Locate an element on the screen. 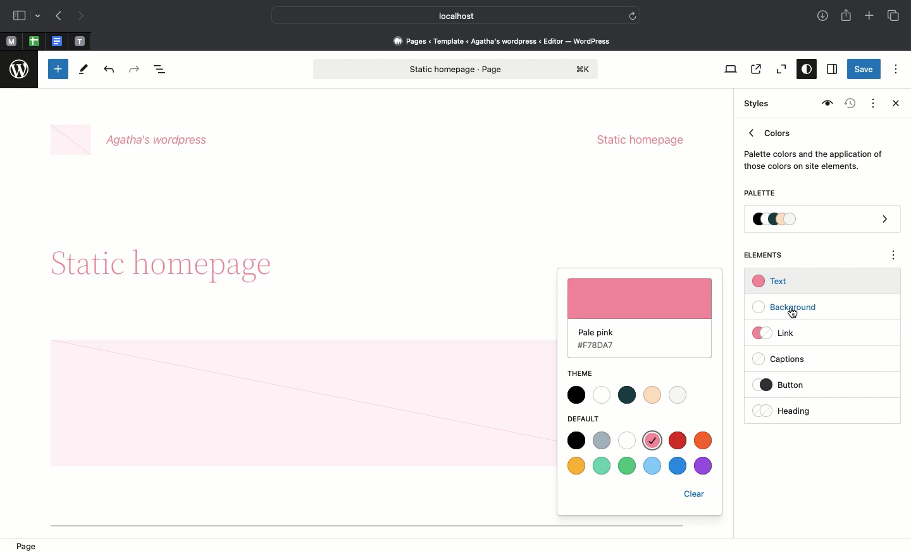 This screenshot has width=911, height=553. Text is located at coordinates (772, 282).